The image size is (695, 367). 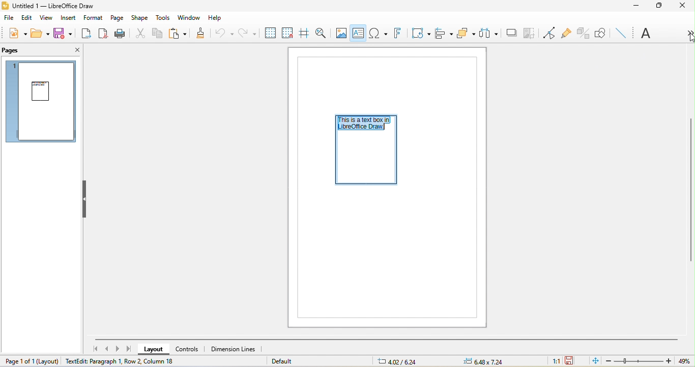 What do you see at coordinates (320, 33) in the screenshot?
I see `zoom and pan` at bounding box center [320, 33].